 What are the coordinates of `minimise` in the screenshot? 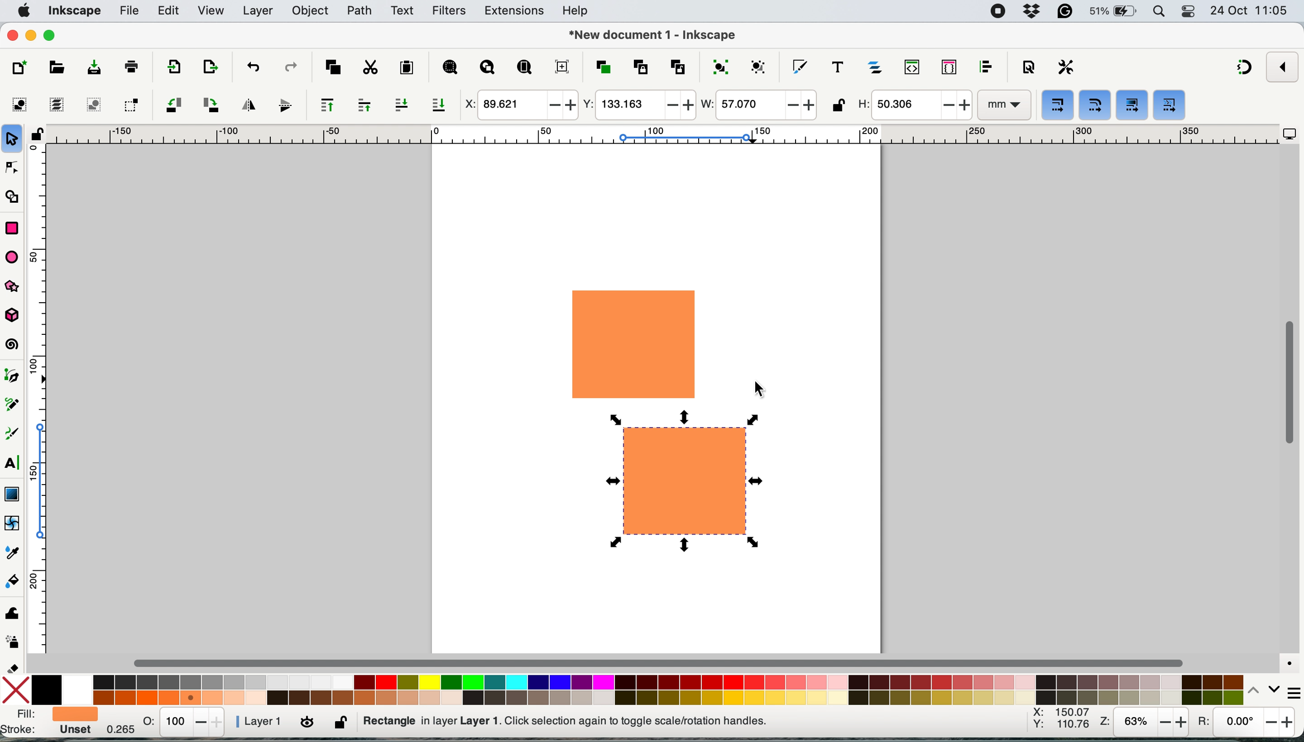 It's located at (31, 34).